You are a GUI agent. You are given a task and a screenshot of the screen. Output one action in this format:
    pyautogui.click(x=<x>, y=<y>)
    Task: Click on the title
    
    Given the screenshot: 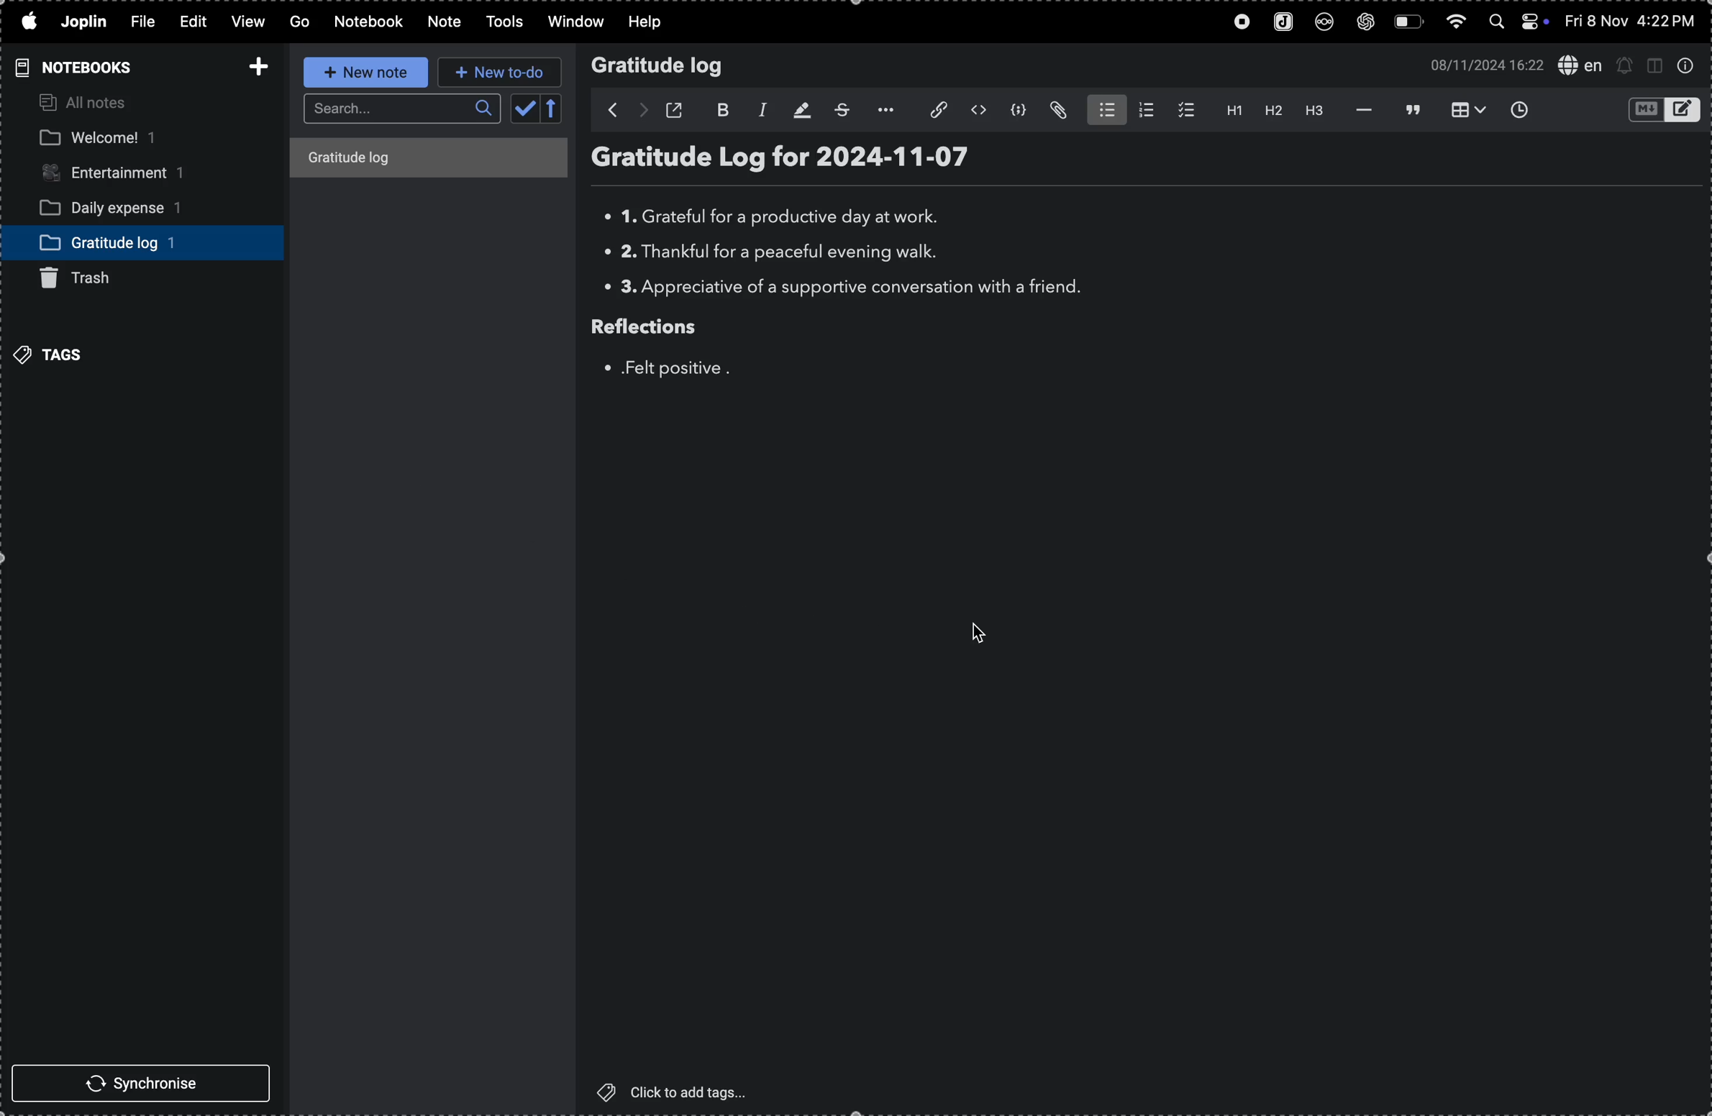 What is the action you would take?
    pyautogui.click(x=383, y=159)
    